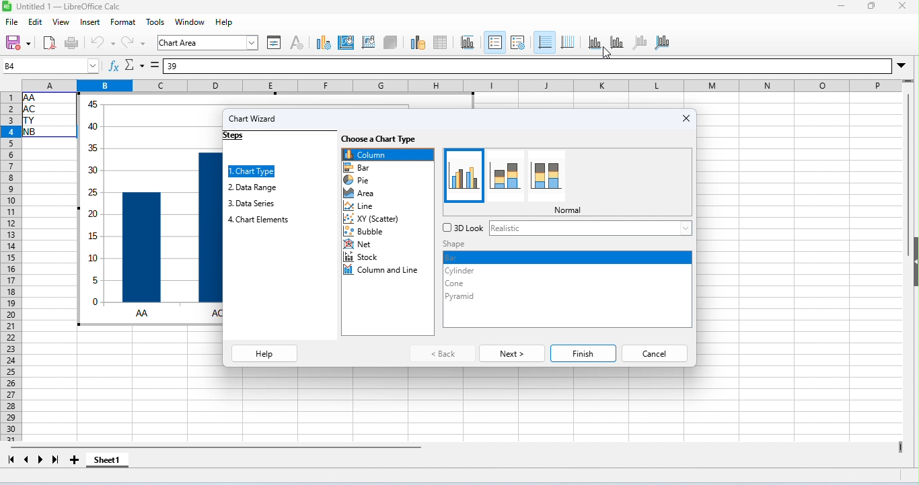 The height and width of the screenshot is (485, 919). What do you see at coordinates (348, 42) in the screenshot?
I see `chart area` at bounding box center [348, 42].